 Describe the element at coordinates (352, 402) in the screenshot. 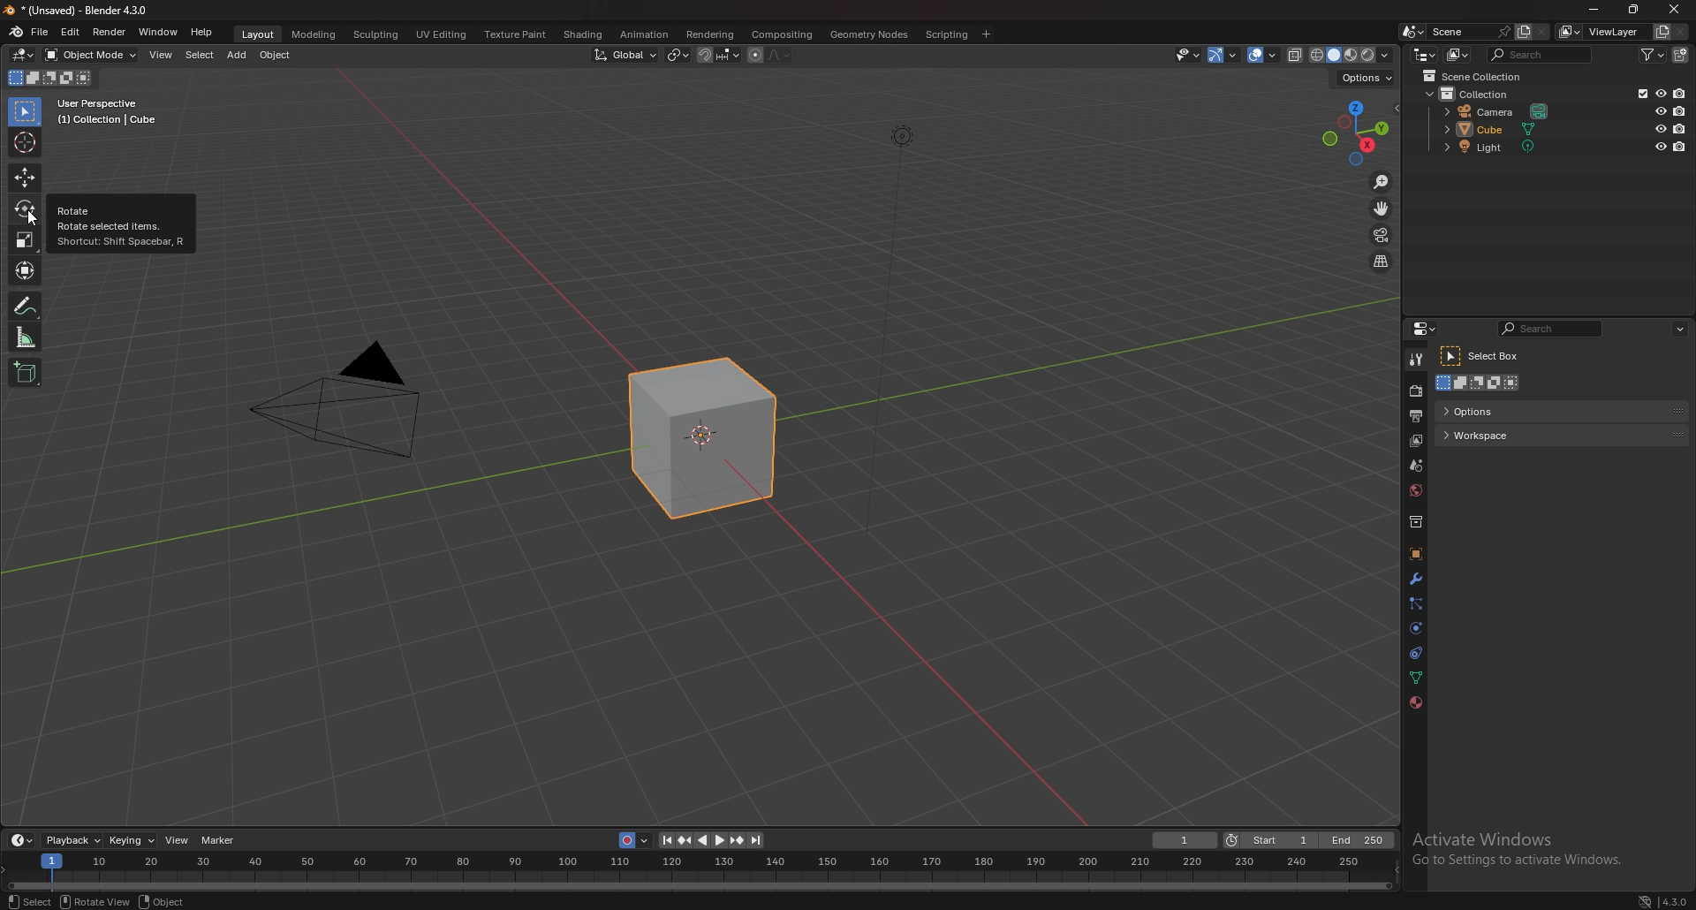

I see `camera` at that location.